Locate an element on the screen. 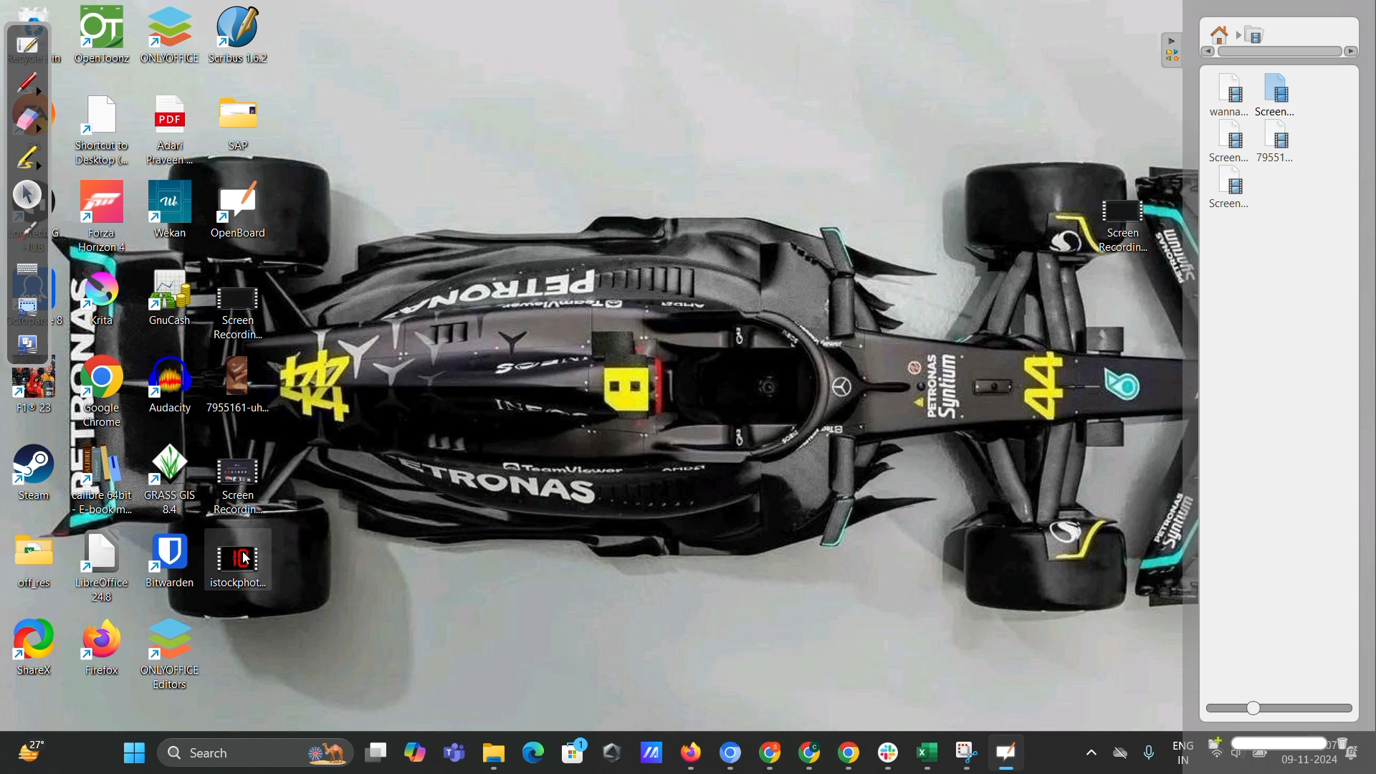 The height and width of the screenshot is (774, 1376). minimized slack is located at coordinates (889, 754).